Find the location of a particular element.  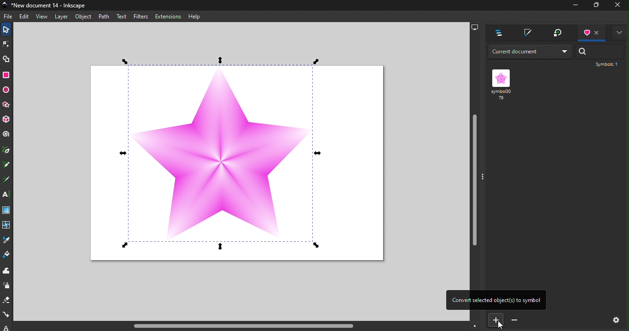

Node tool is located at coordinates (6, 44).